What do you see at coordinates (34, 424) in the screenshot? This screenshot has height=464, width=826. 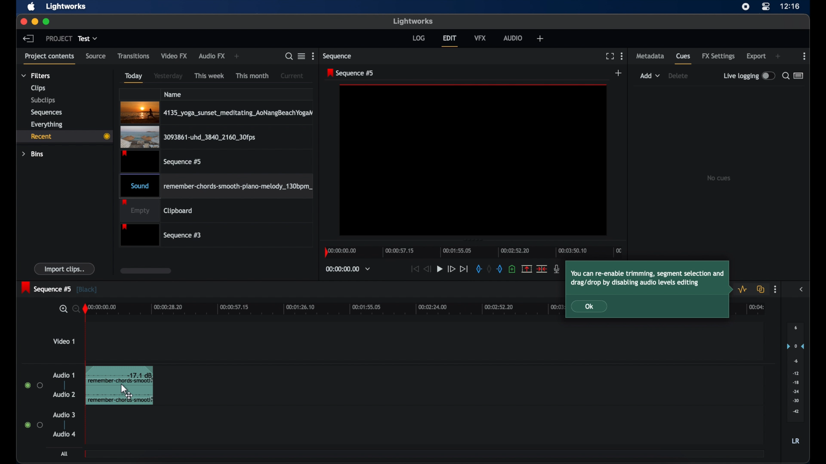 I see `radio buttons` at bounding box center [34, 424].